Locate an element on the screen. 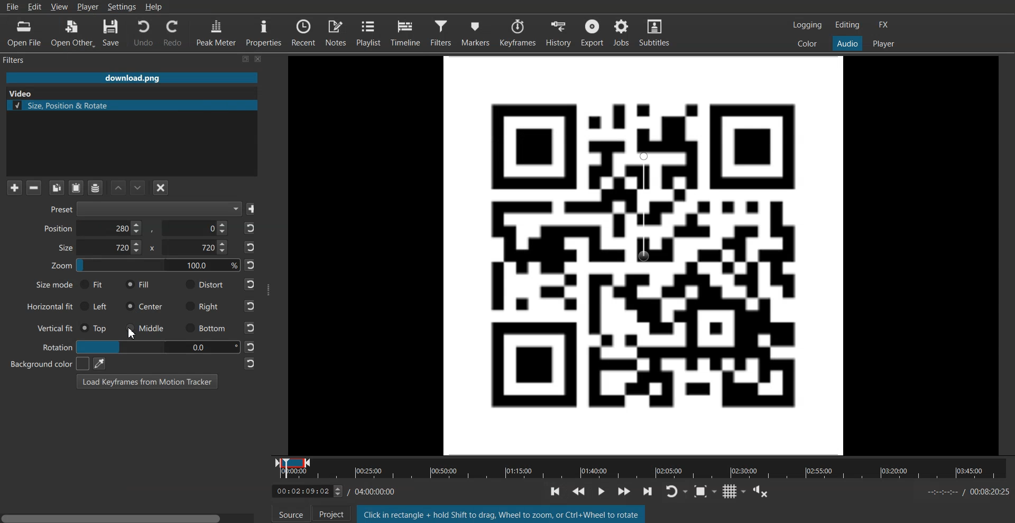 The width and height of the screenshot is (1015, 523). Fill is located at coordinates (138, 285).